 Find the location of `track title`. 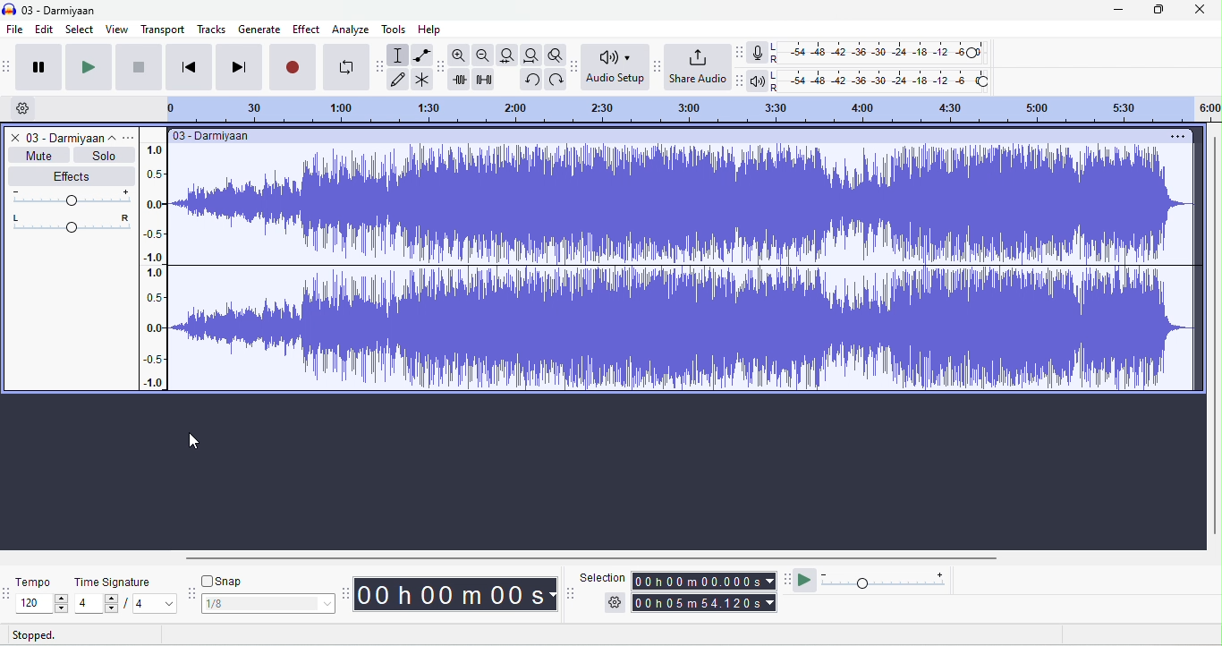

track title is located at coordinates (74, 138).